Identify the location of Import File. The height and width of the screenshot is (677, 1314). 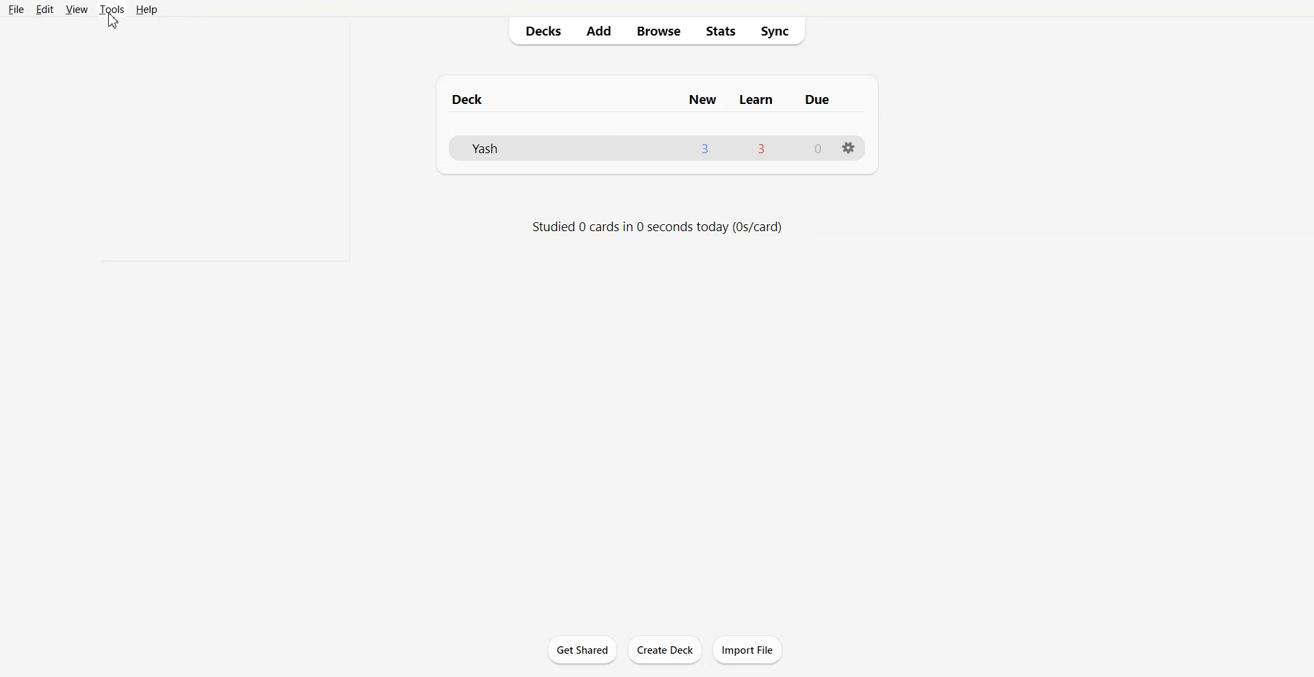
(747, 650).